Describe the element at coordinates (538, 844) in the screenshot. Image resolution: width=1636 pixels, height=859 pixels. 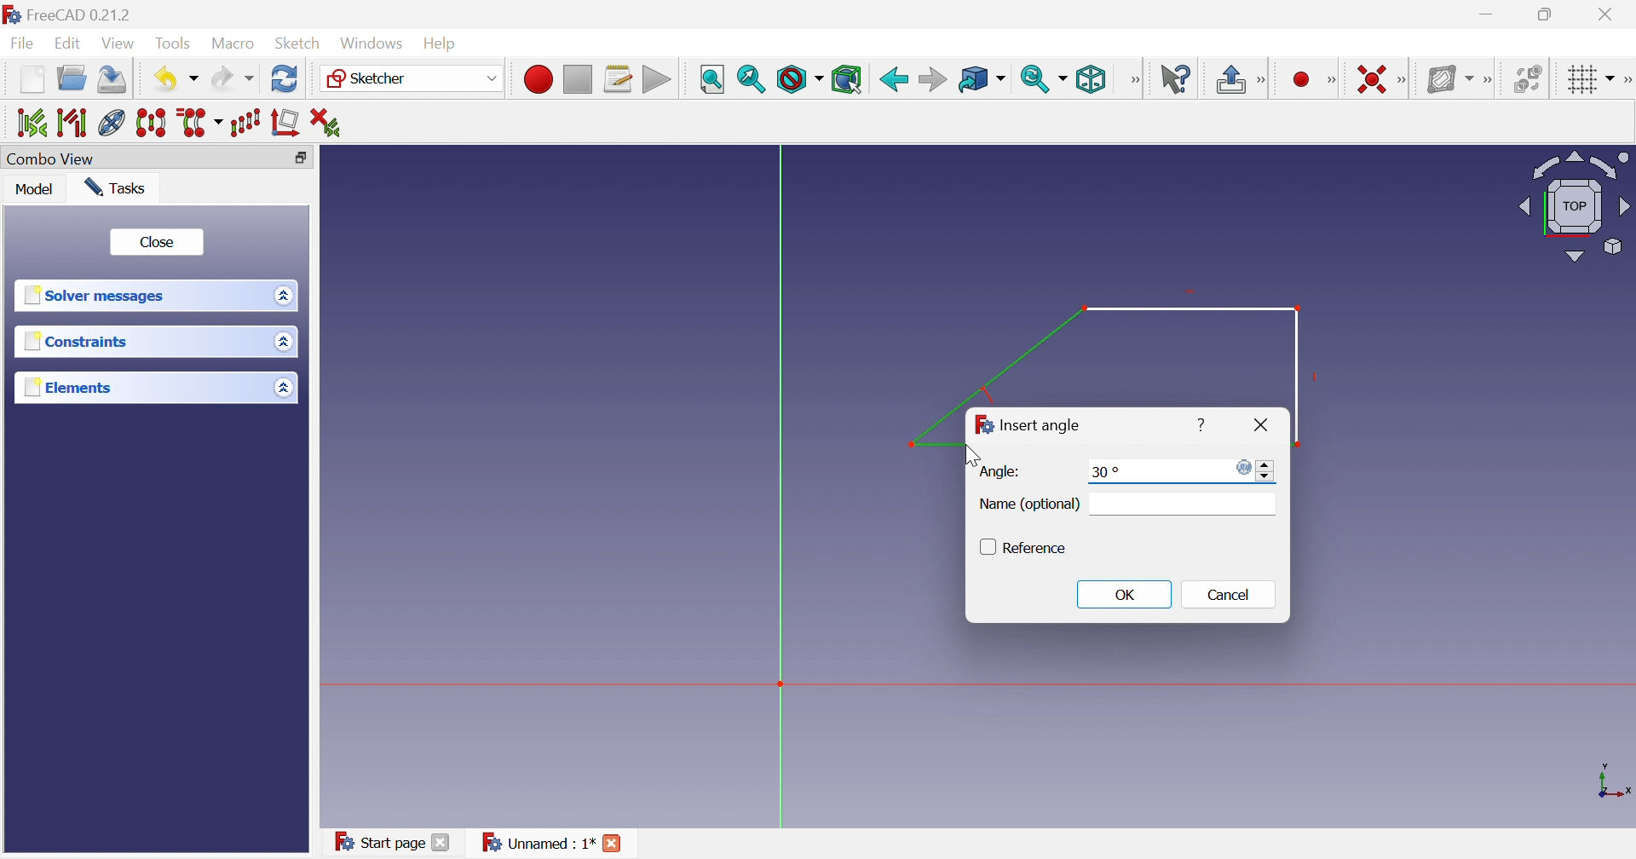
I see `Unnamed : 1*` at that location.